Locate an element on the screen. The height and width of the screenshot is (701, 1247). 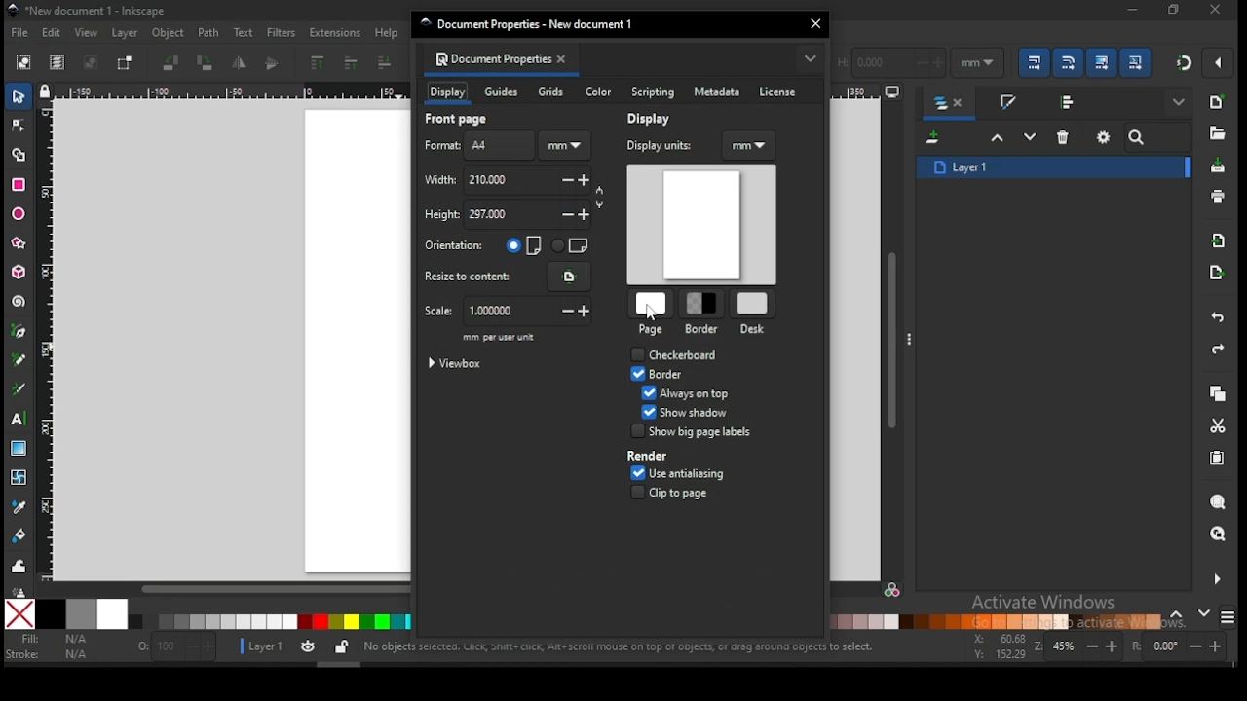
more options is located at coordinates (810, 58).